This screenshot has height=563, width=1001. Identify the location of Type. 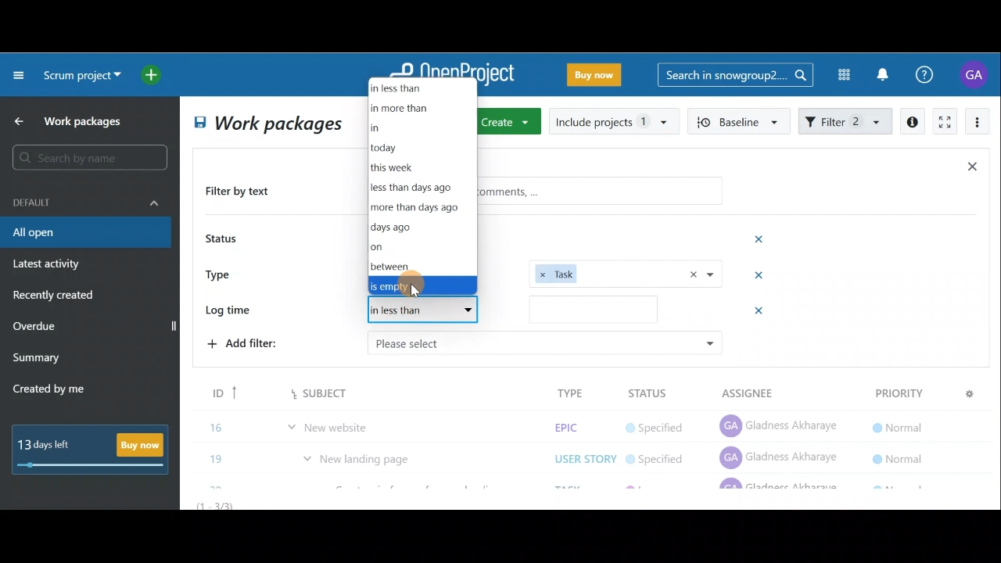
(224, 273).